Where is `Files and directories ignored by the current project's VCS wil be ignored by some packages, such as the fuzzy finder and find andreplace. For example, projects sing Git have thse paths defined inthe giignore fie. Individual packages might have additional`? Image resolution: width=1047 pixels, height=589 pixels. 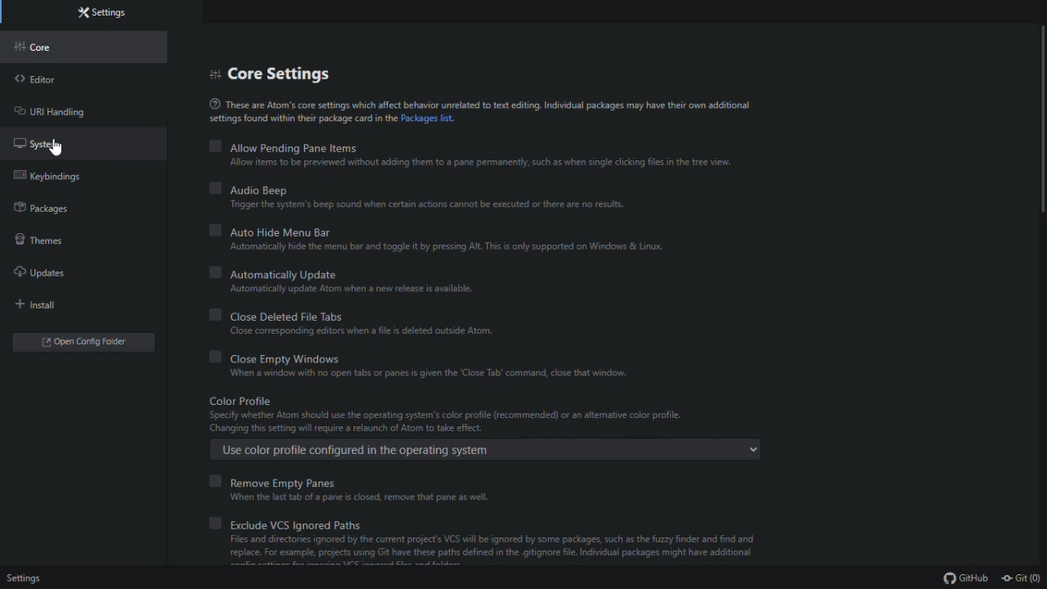
Files and directories ignored by the current project's VCS wil be ignored by some packages, such as the fuzzy finder and find andreplace. For example, projects sing Git have thse paths defined inthe giignore fie. Individual packages might have additional is located at coordinates (515, 554).